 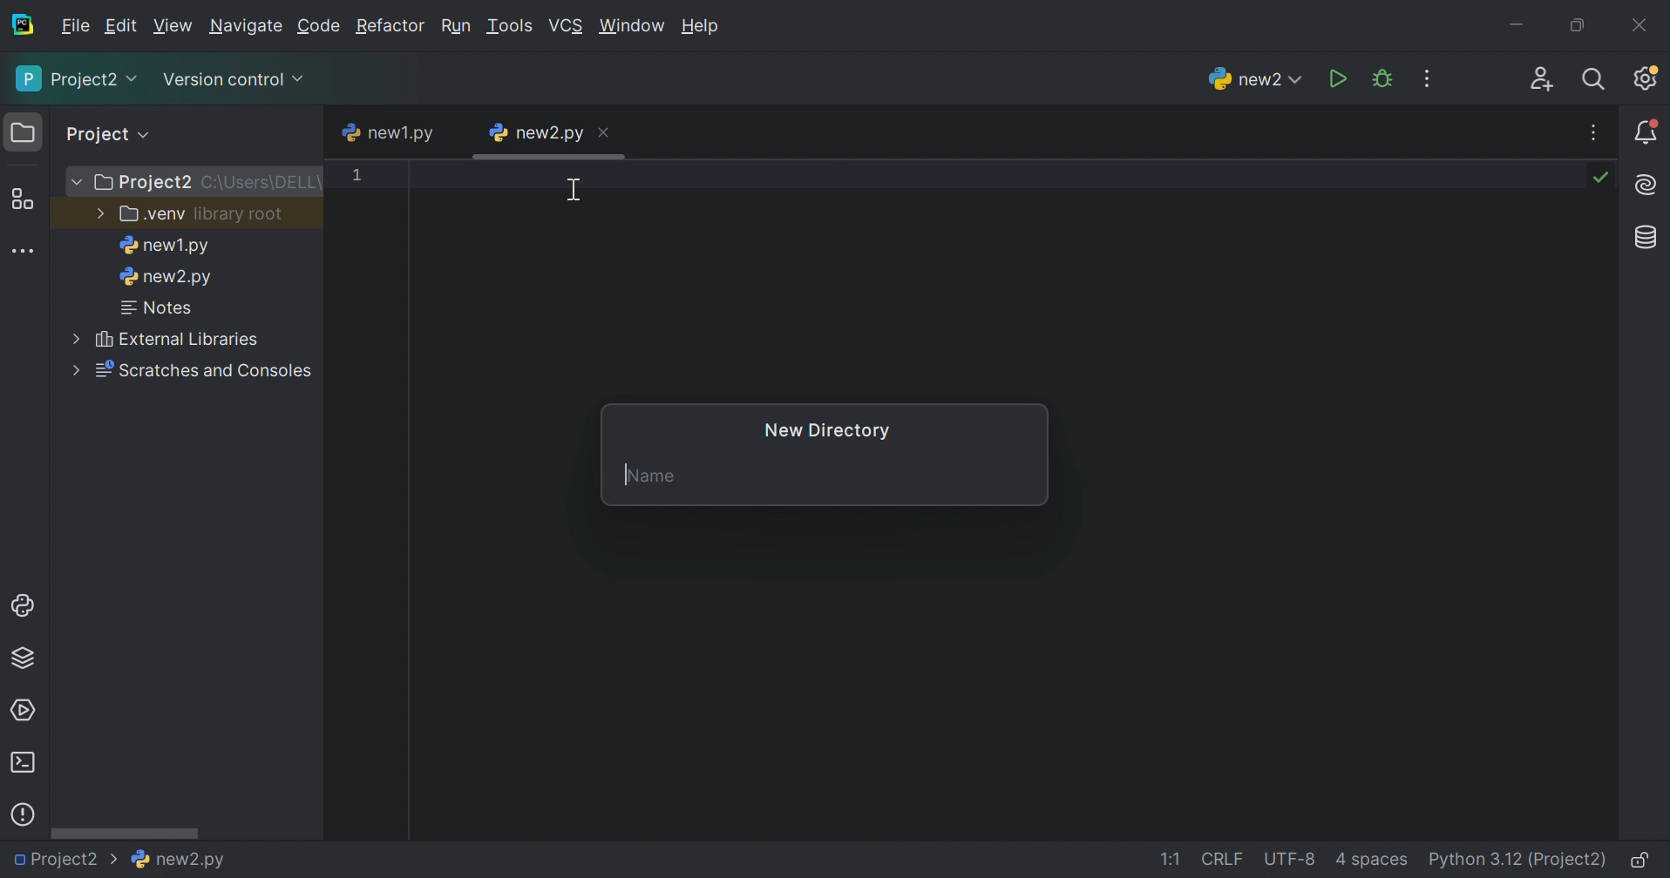 What do you see at coordinates (75, 81) in the screenshot?
I see `Project2` at bounding box center [75, 81].